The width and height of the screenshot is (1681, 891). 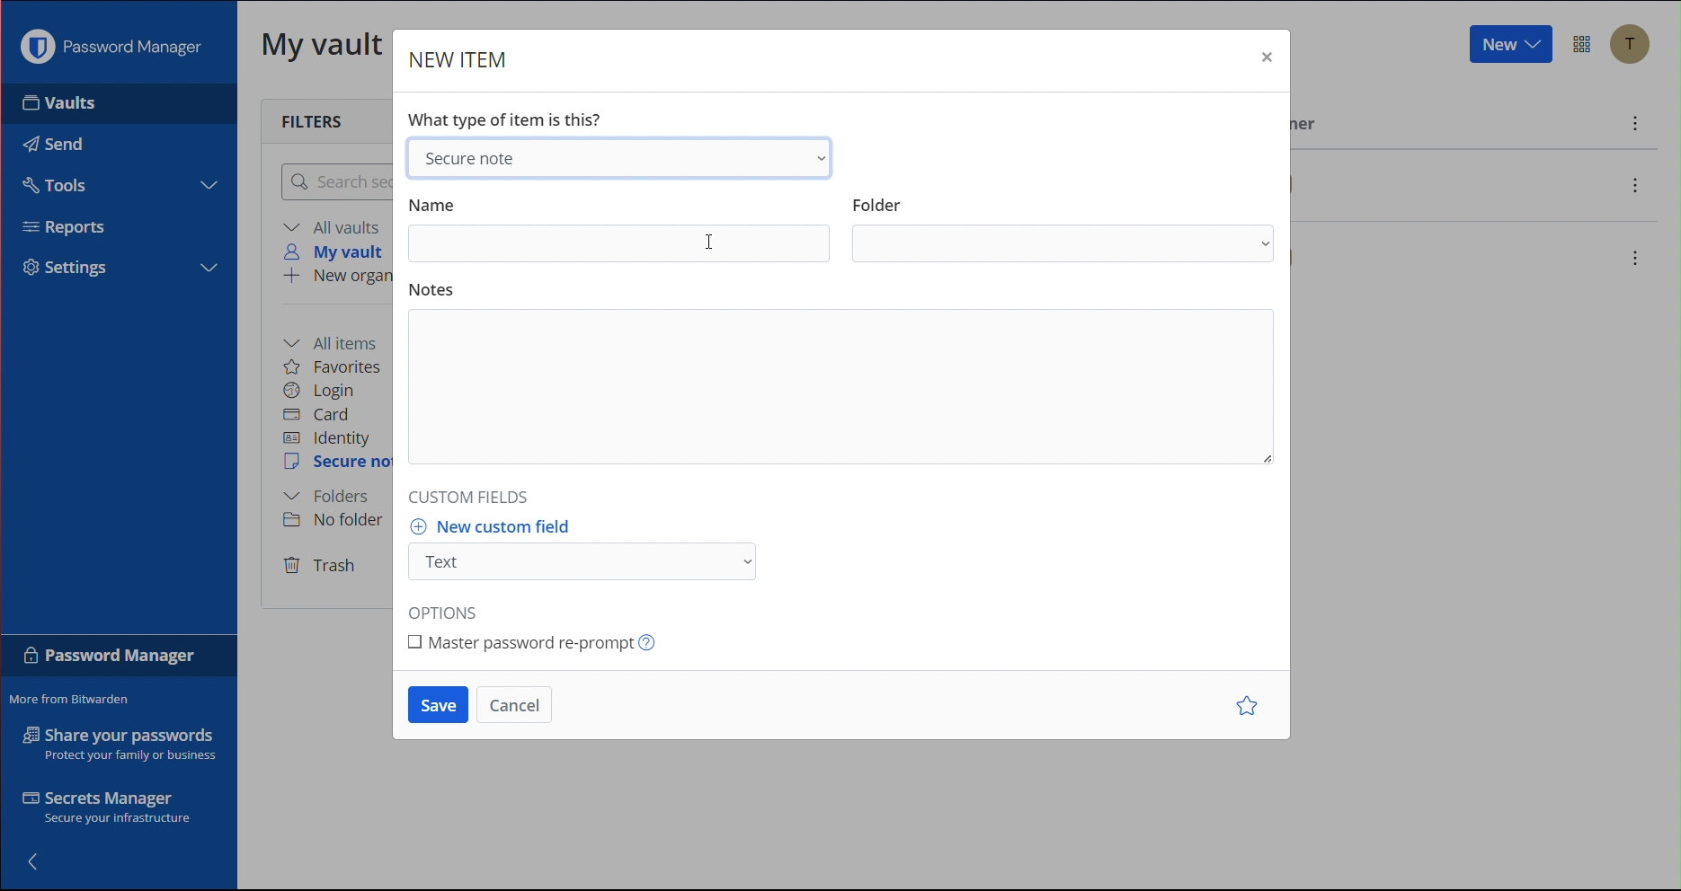 What do you see at coordinates (53, 144) in the screenshot?
I see `Send` at bounding box center [53, 144].